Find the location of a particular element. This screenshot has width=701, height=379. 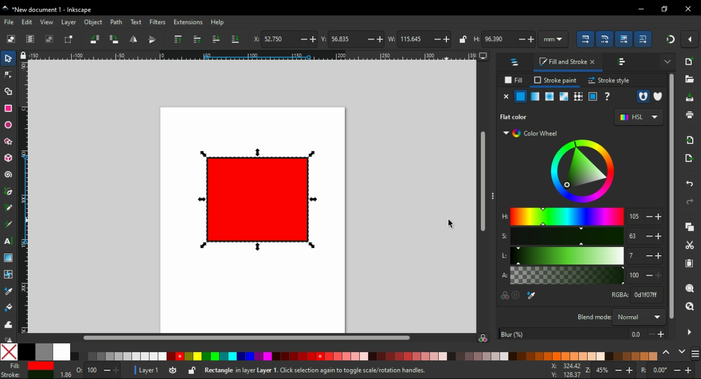

spiral tool is located at coordinates (9, 174).